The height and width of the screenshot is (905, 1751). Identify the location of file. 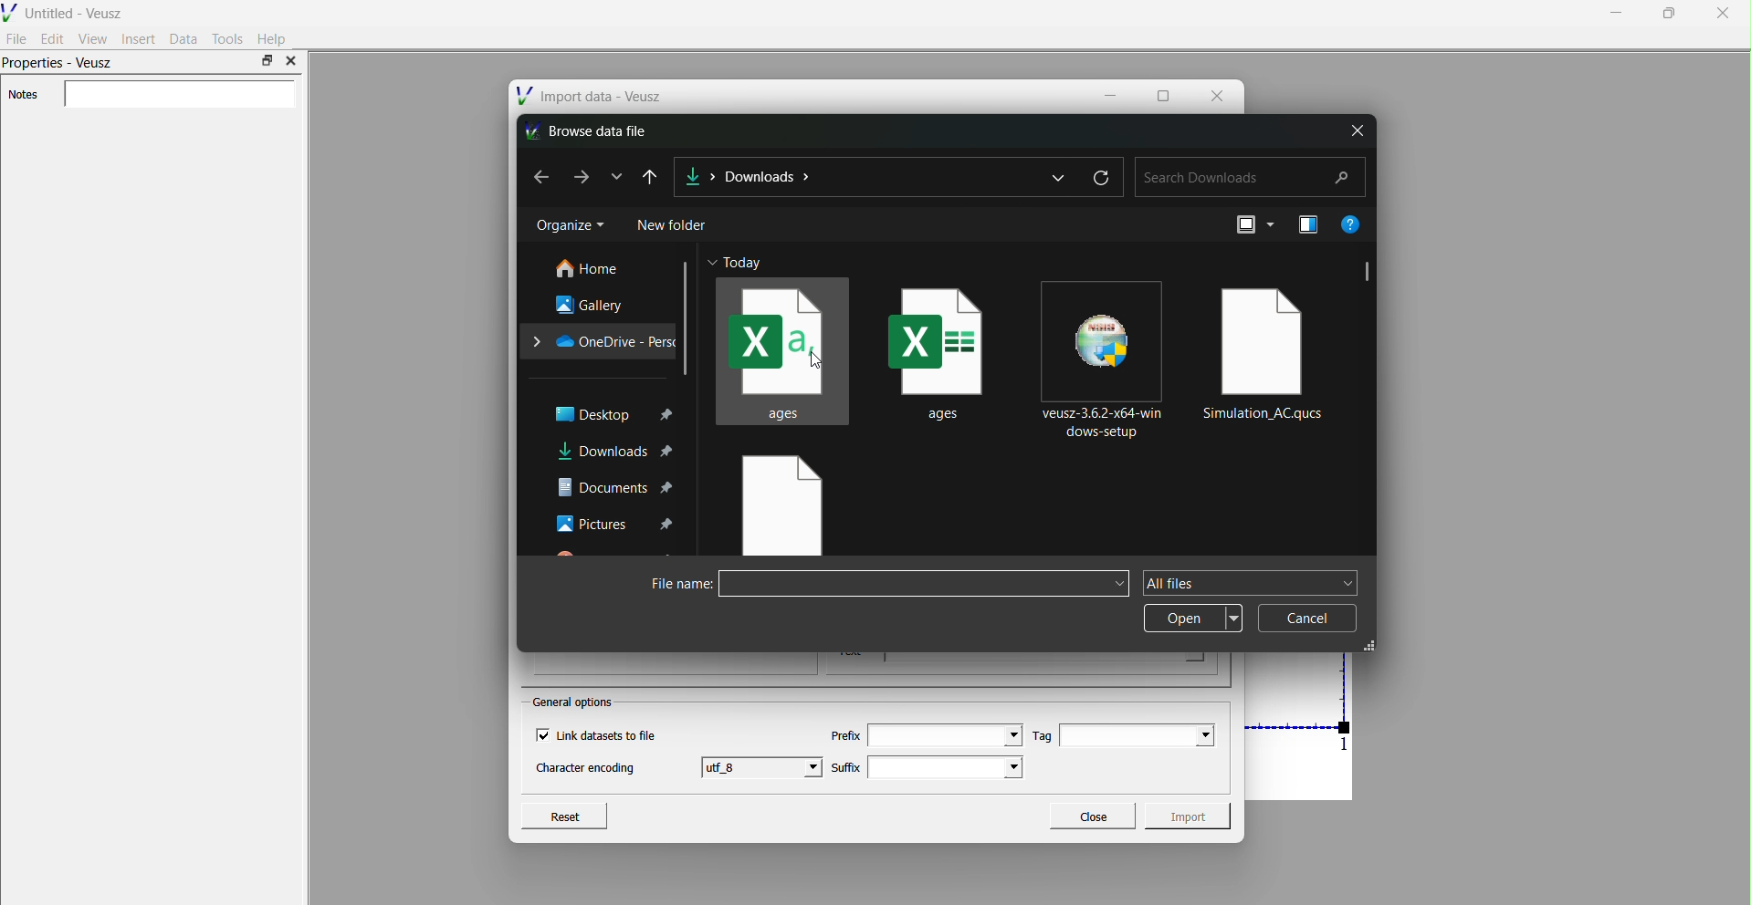
(780, 507).